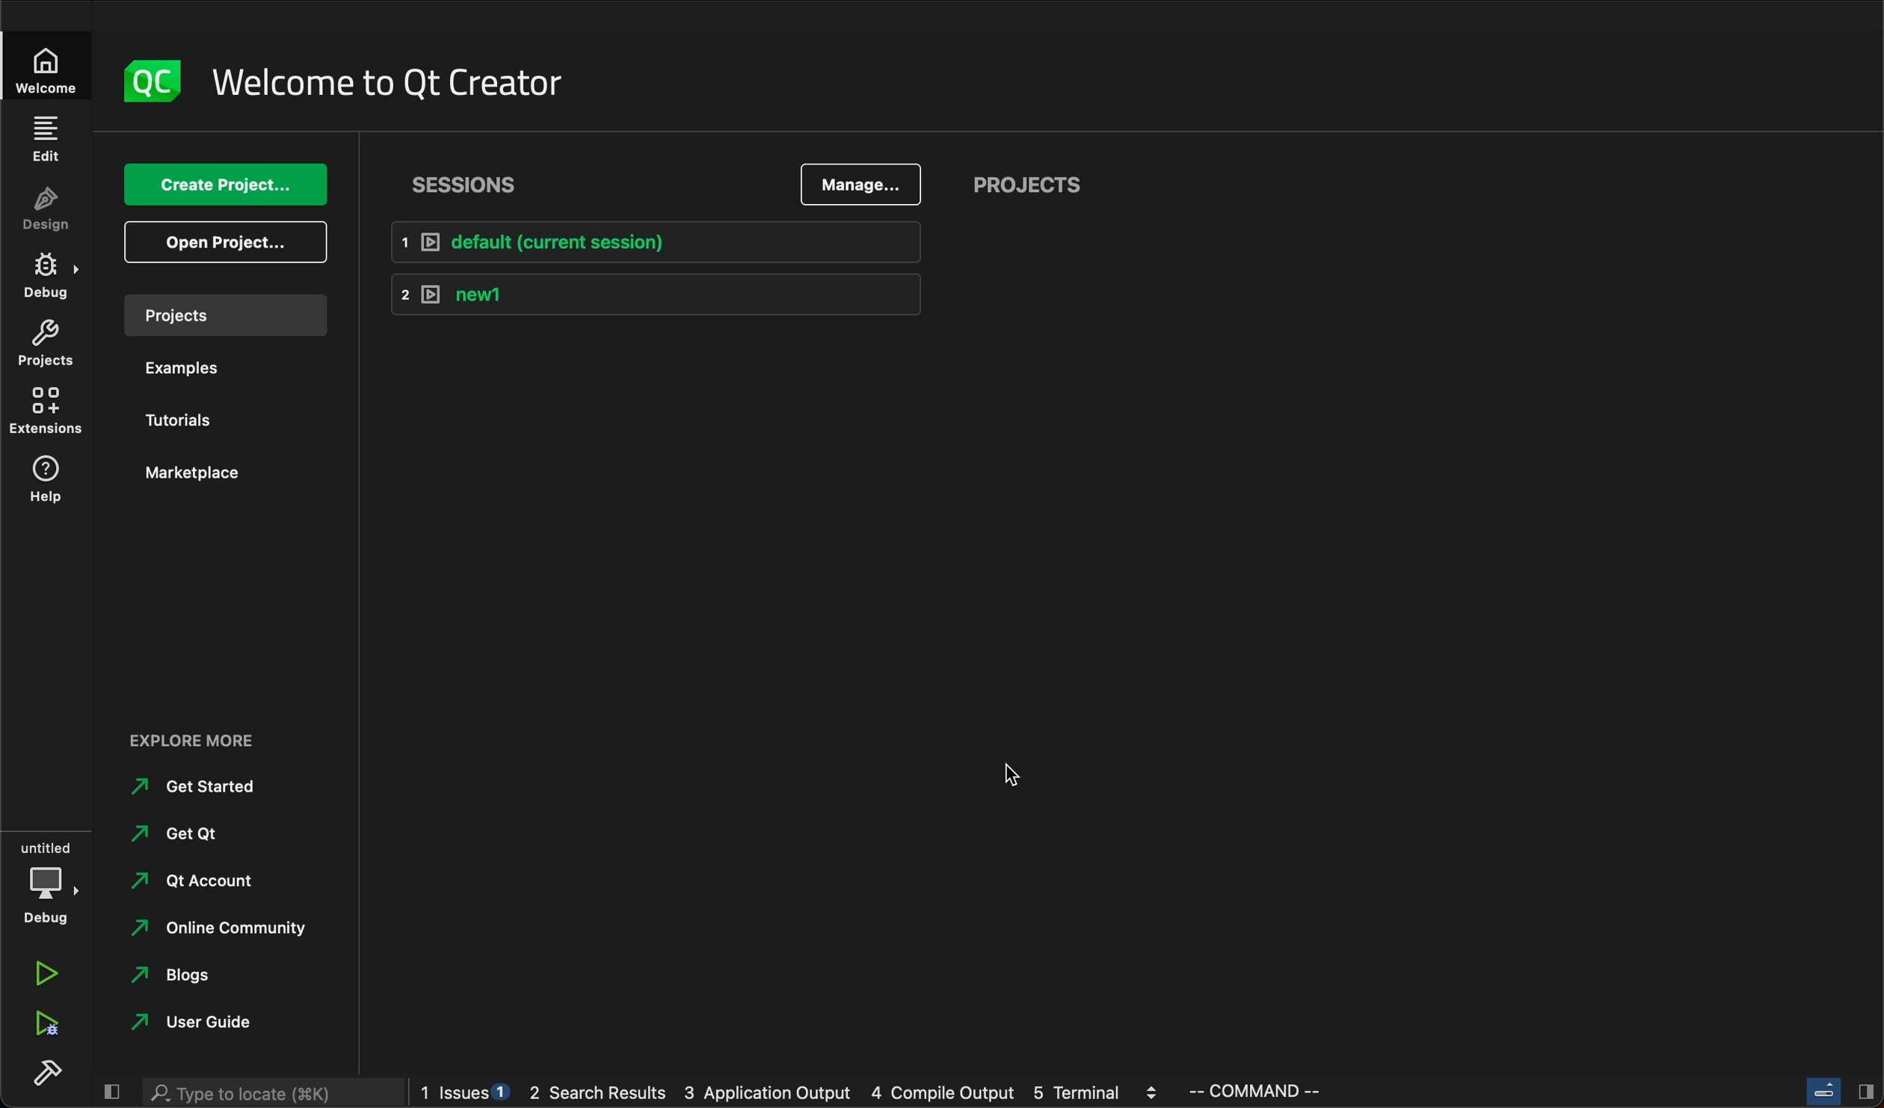 The width and height of the screenshot is (1884, 1108). Describe the element at coordinates (657, 244) in the screenshot. I see `default` at that location.